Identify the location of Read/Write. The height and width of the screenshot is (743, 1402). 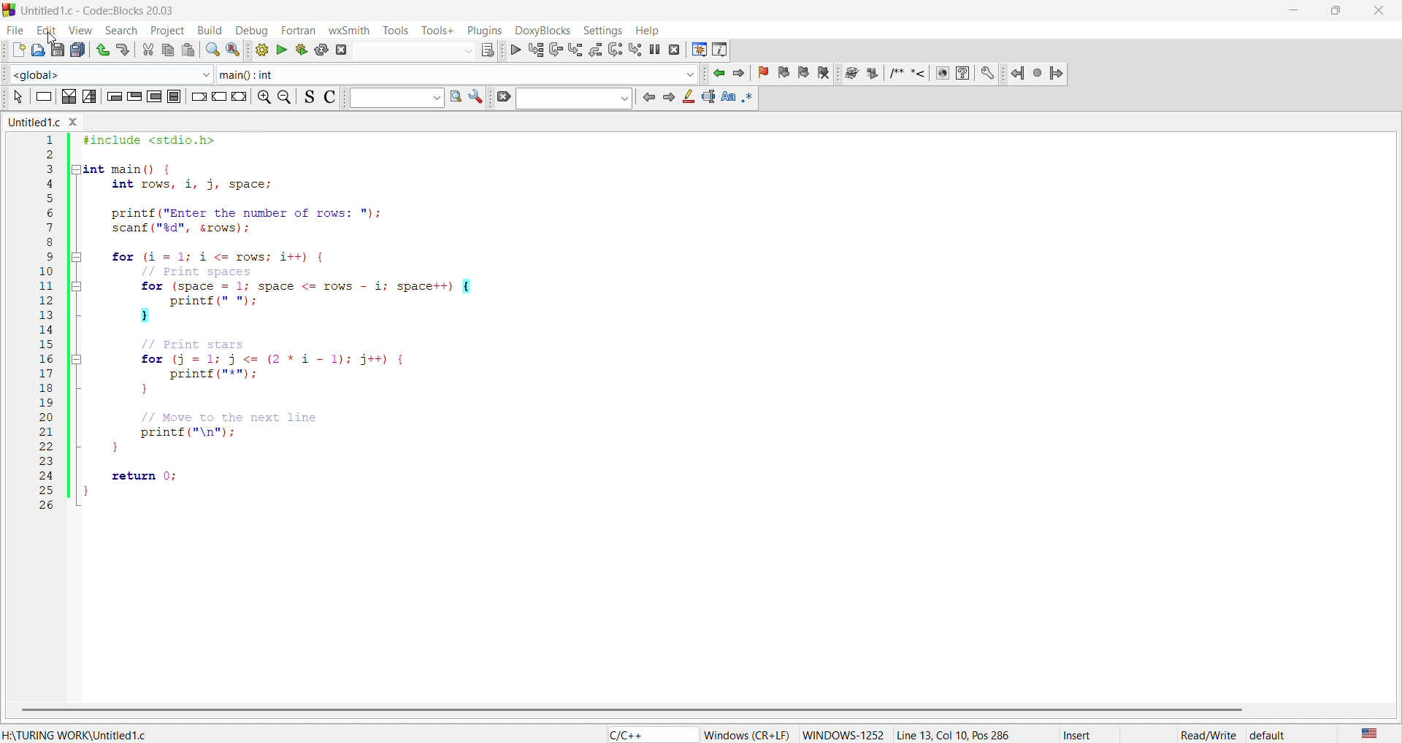
(1208, 735).